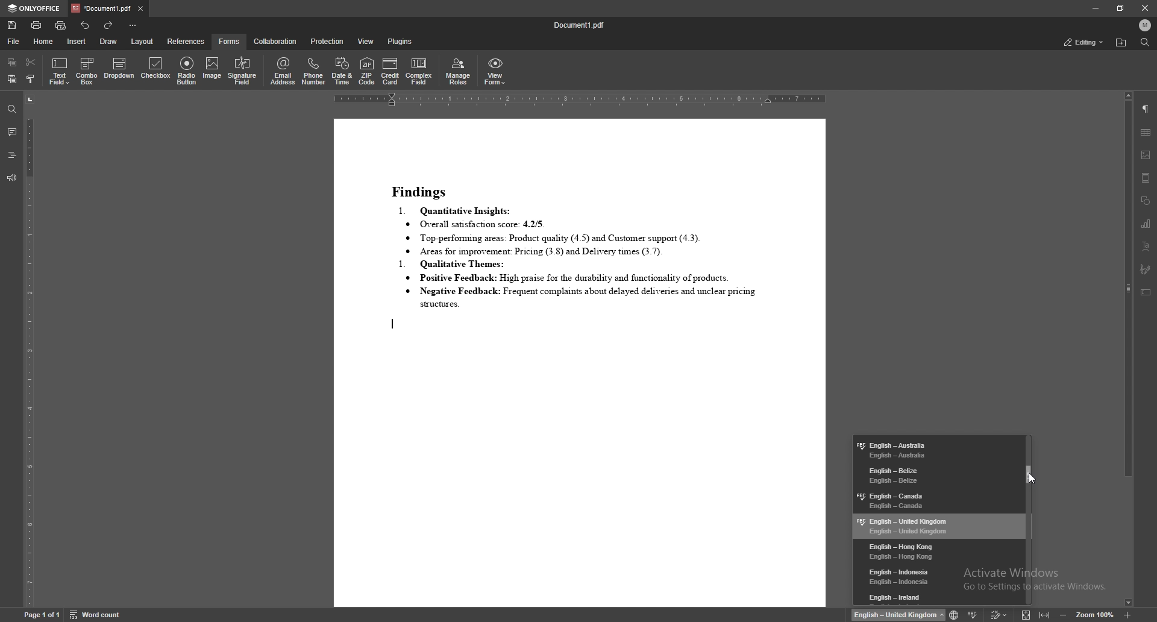 Image resolution: width=1157 pixels, height=622 pixels. What do you see at coordinates (368, 71) in the screenshot?
I see `zip code` at bounding box center [368, 71].